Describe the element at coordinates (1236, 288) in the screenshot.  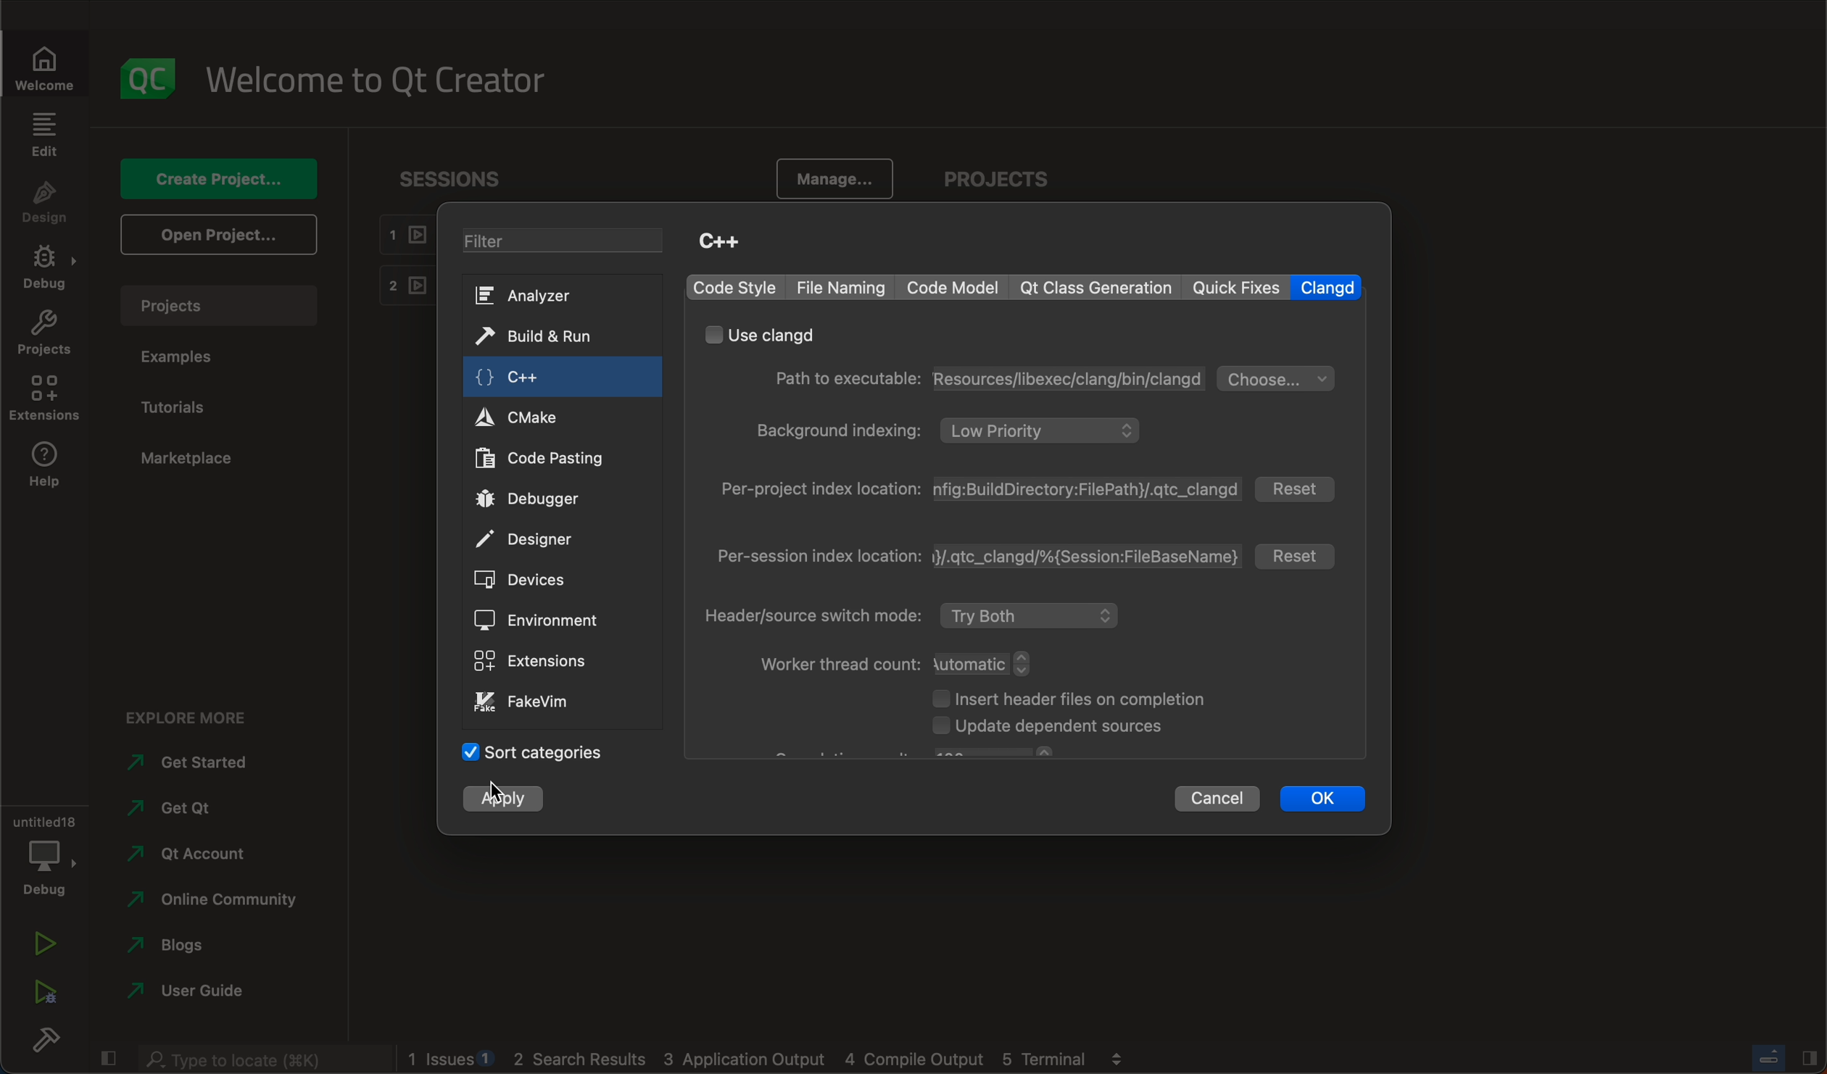
I see `fixes` at that location.